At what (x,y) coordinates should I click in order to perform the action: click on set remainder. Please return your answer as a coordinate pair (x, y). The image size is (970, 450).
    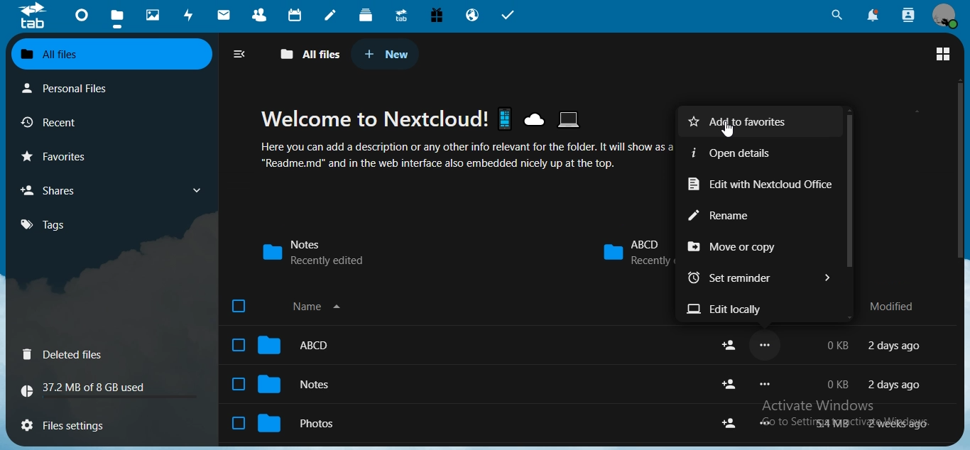
    Looking at the image, I should click on (731, 276).